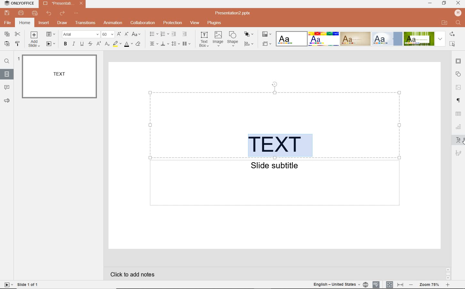 Image resolution: width=465 pixels, height=289 pixels. I want to click on COPY, so click(7, 35).